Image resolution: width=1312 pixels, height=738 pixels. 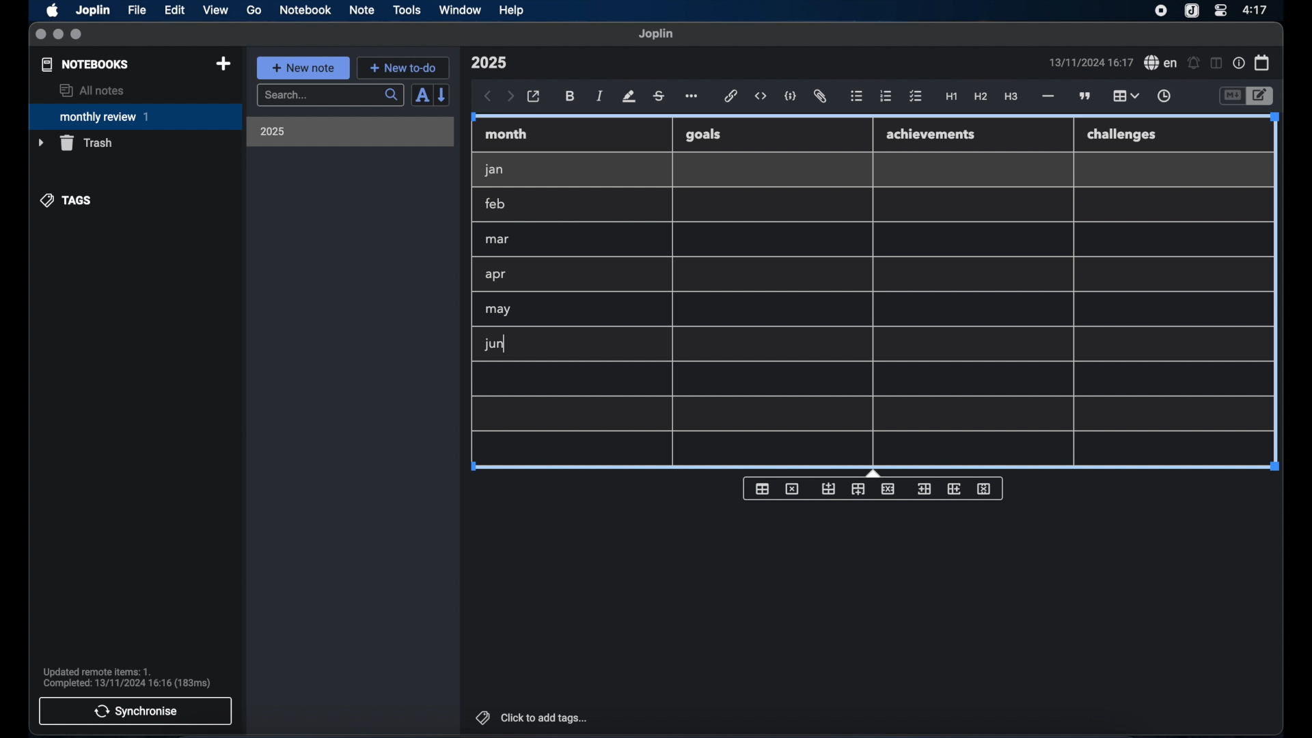 What do you see at coordinates (127, 678) in the screenshot?
I see `sync notification` at bounding box center [127, 678].